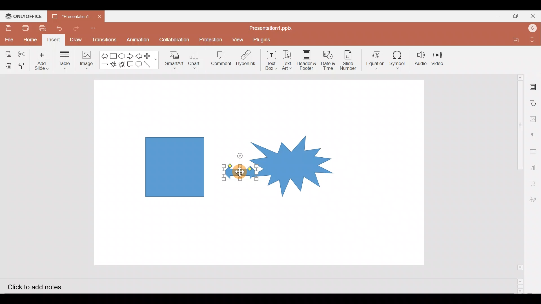 This screenshot has height=304, width=541. Describe the element at coordinates (263, 40) in the screenshot. I see `Plugins` at that location.